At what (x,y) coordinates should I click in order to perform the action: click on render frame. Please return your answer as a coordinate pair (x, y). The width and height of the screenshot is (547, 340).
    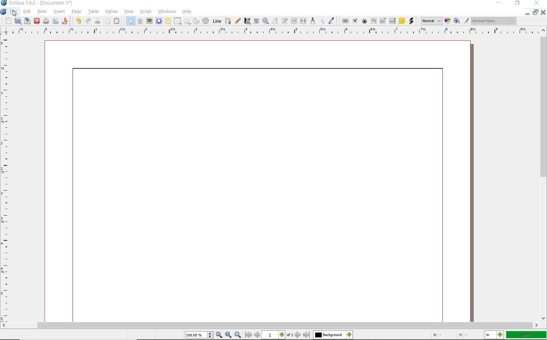
    Looking at the image, I should click on (159, 21).